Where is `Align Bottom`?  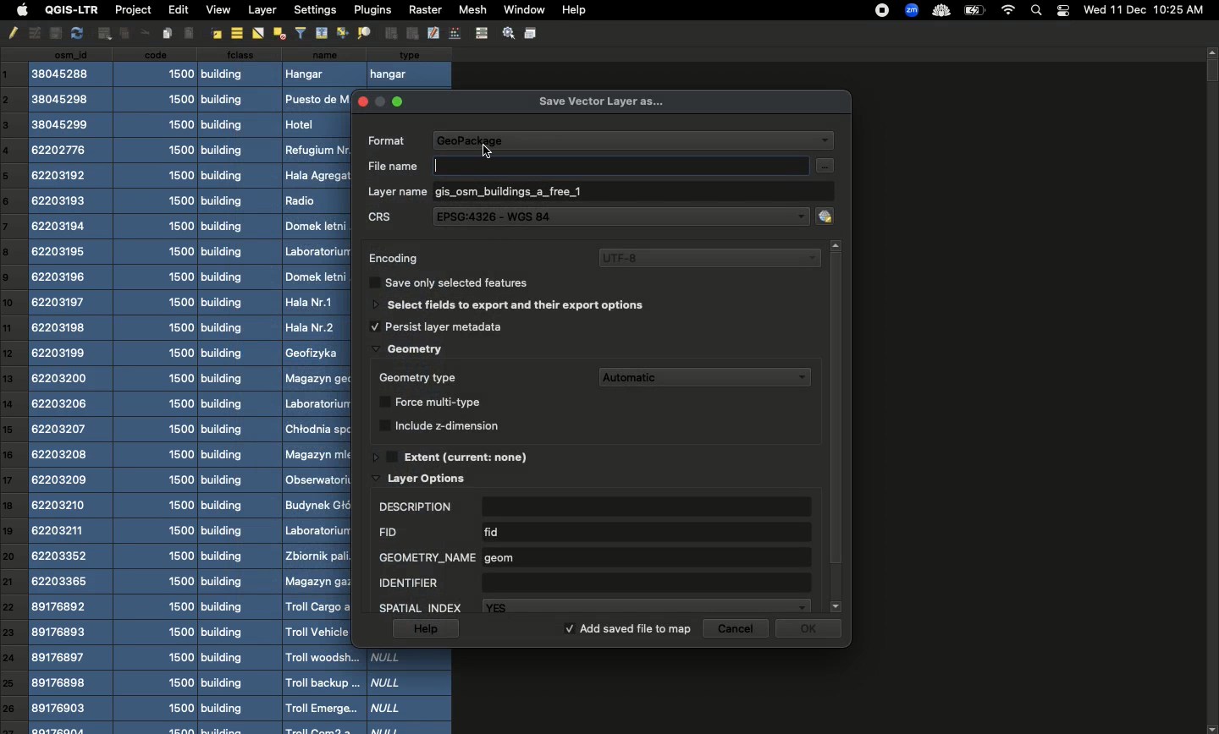 Align Bottom is located at coordinates (343, 33).